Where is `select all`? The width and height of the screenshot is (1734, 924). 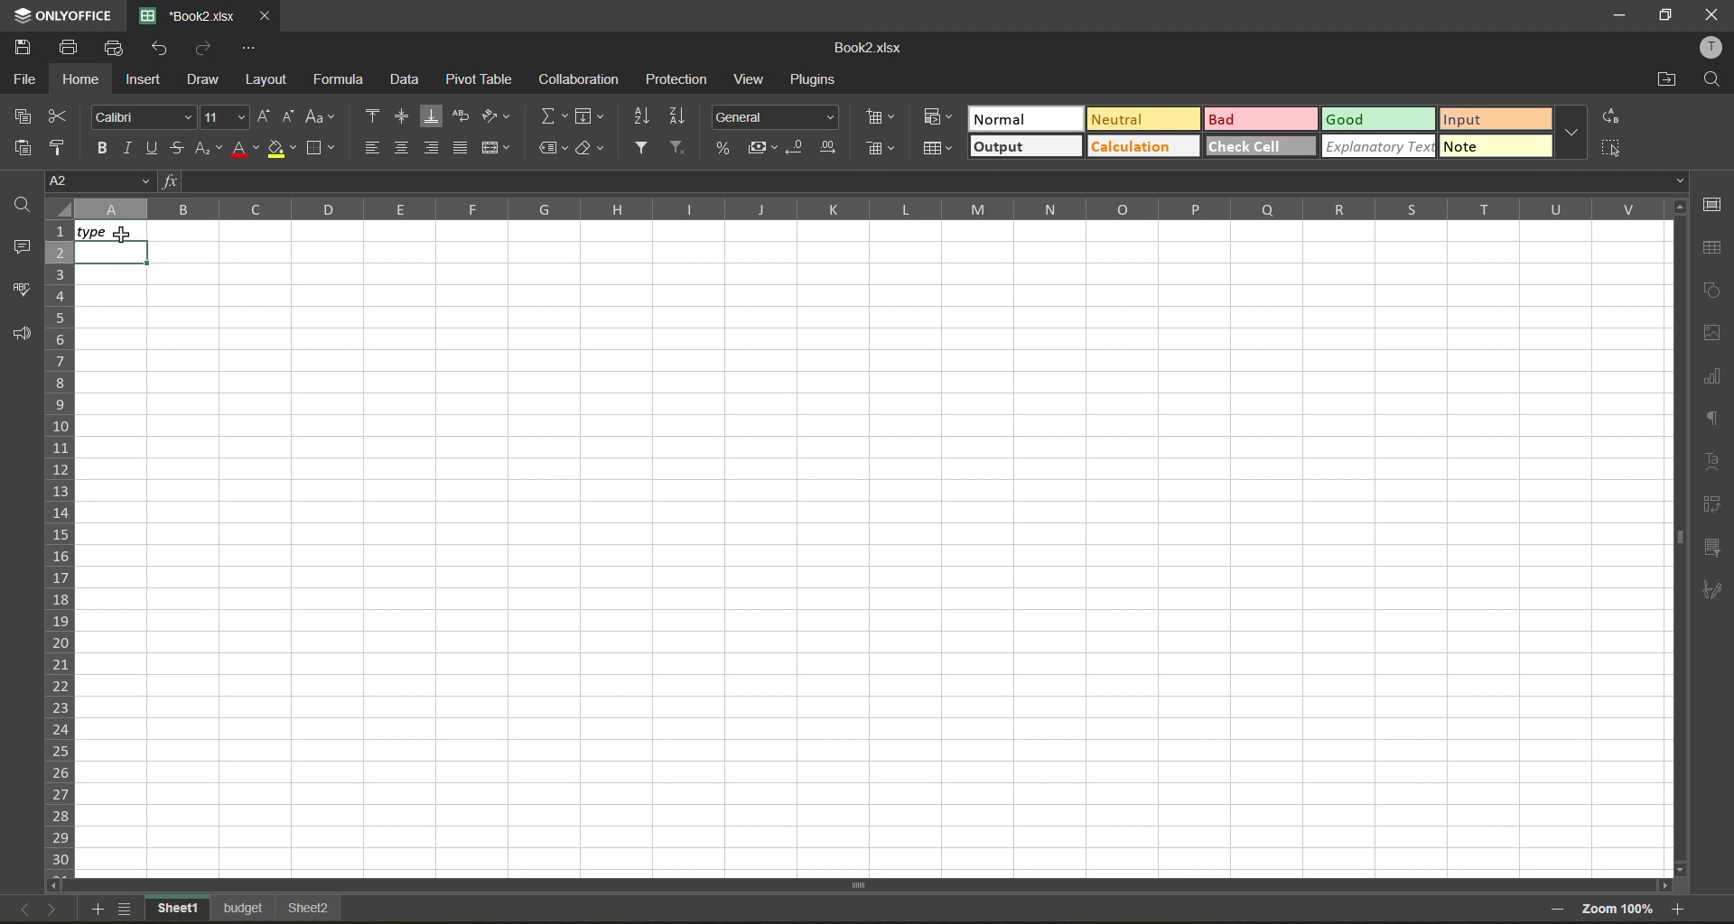
select all is located at coordinates (1610, 149).